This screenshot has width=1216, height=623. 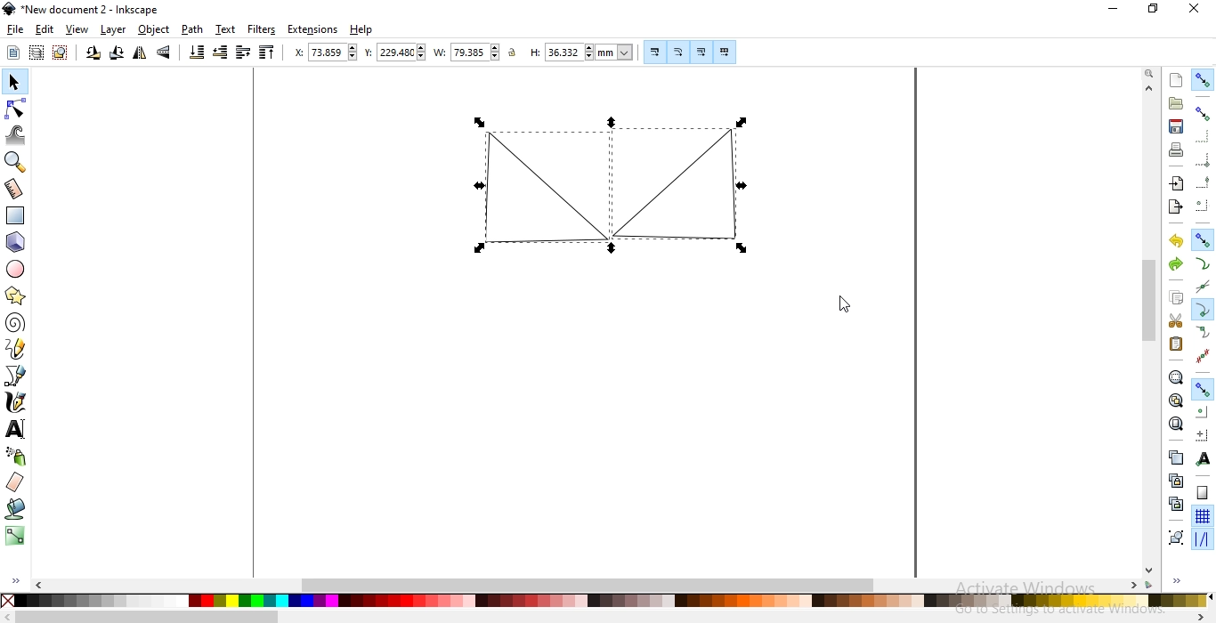 I want to click on fill bounded areas, so click(x=15, y=510).